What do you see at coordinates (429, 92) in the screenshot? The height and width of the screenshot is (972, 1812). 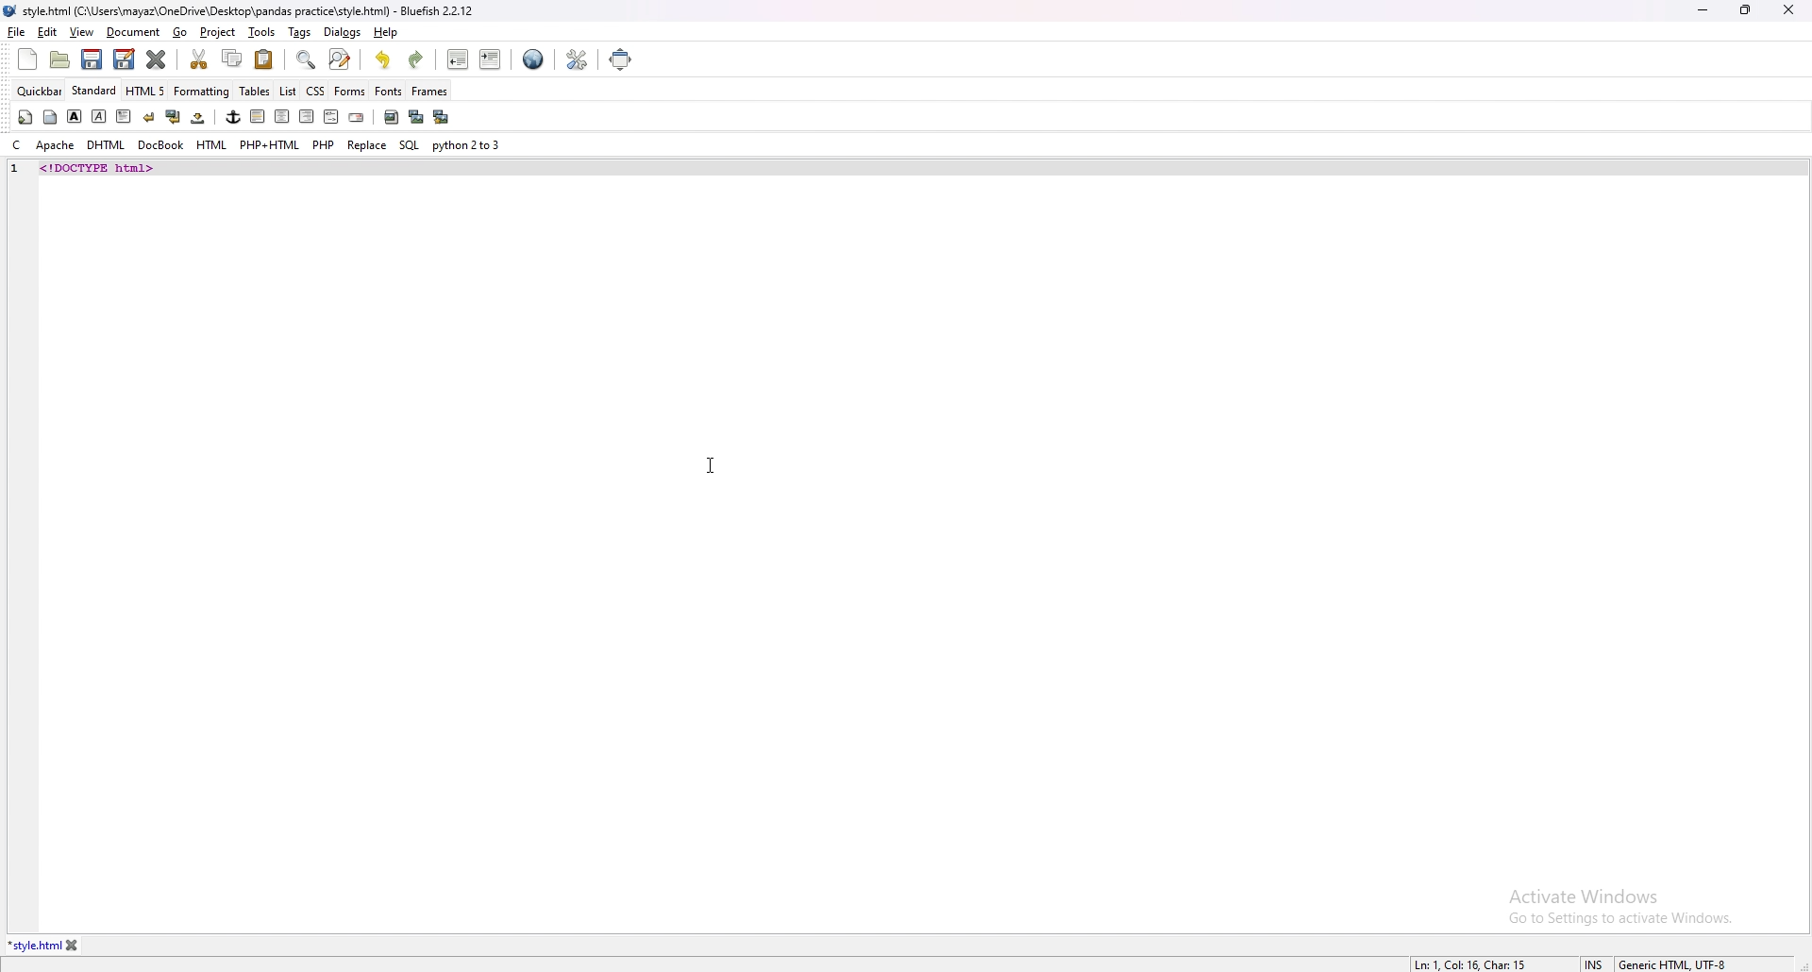 I see `frames` at bounding box center [429, 92].